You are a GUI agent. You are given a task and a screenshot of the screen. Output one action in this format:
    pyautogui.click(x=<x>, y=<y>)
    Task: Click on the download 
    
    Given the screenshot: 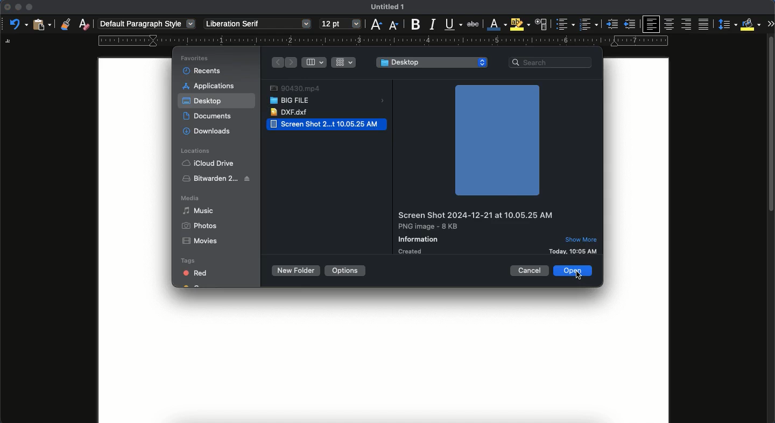 What is the action you would take?
    pyautogui.click(x=208, y=131)
    